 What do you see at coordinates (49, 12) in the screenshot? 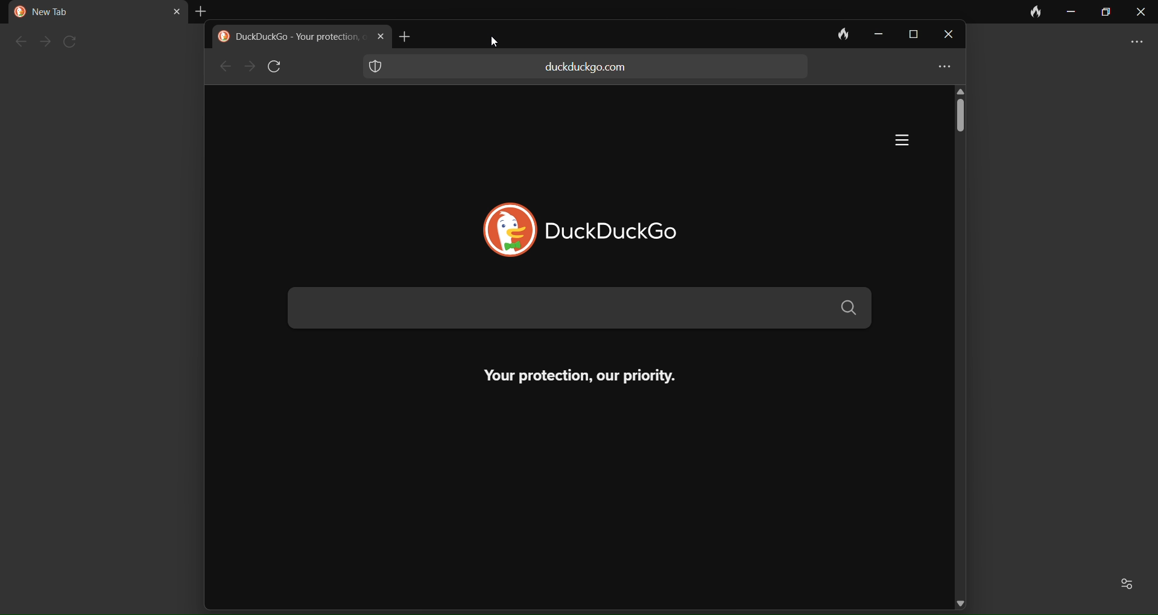
I see `New Tab` at bounding box center [49, 12].